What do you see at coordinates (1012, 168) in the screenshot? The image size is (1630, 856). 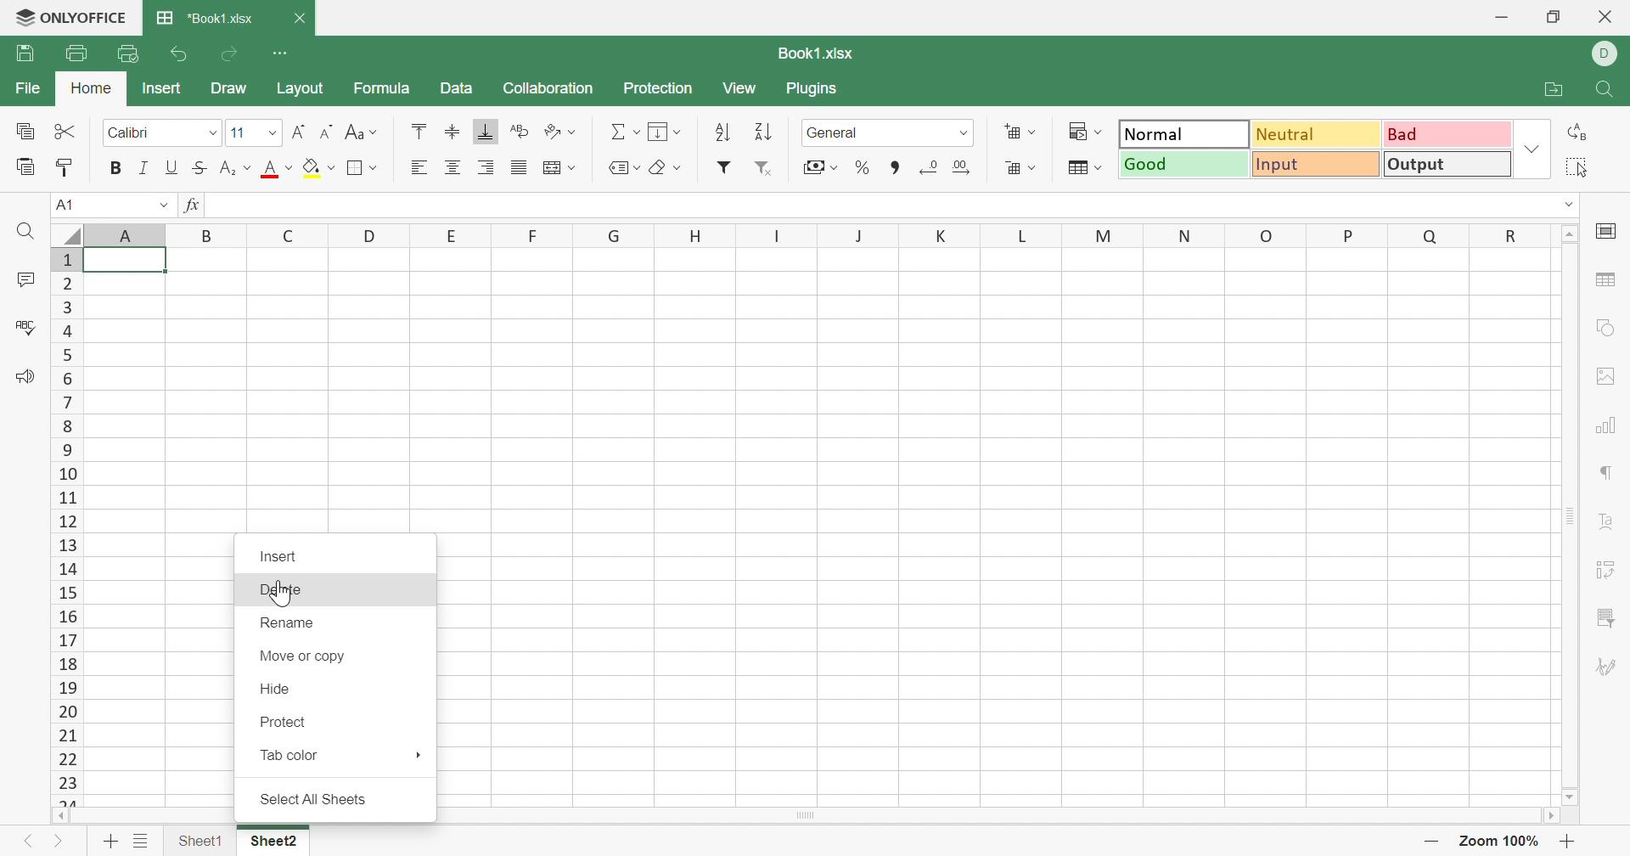 I see `Remove cells` at bounding box center [1012, 168].